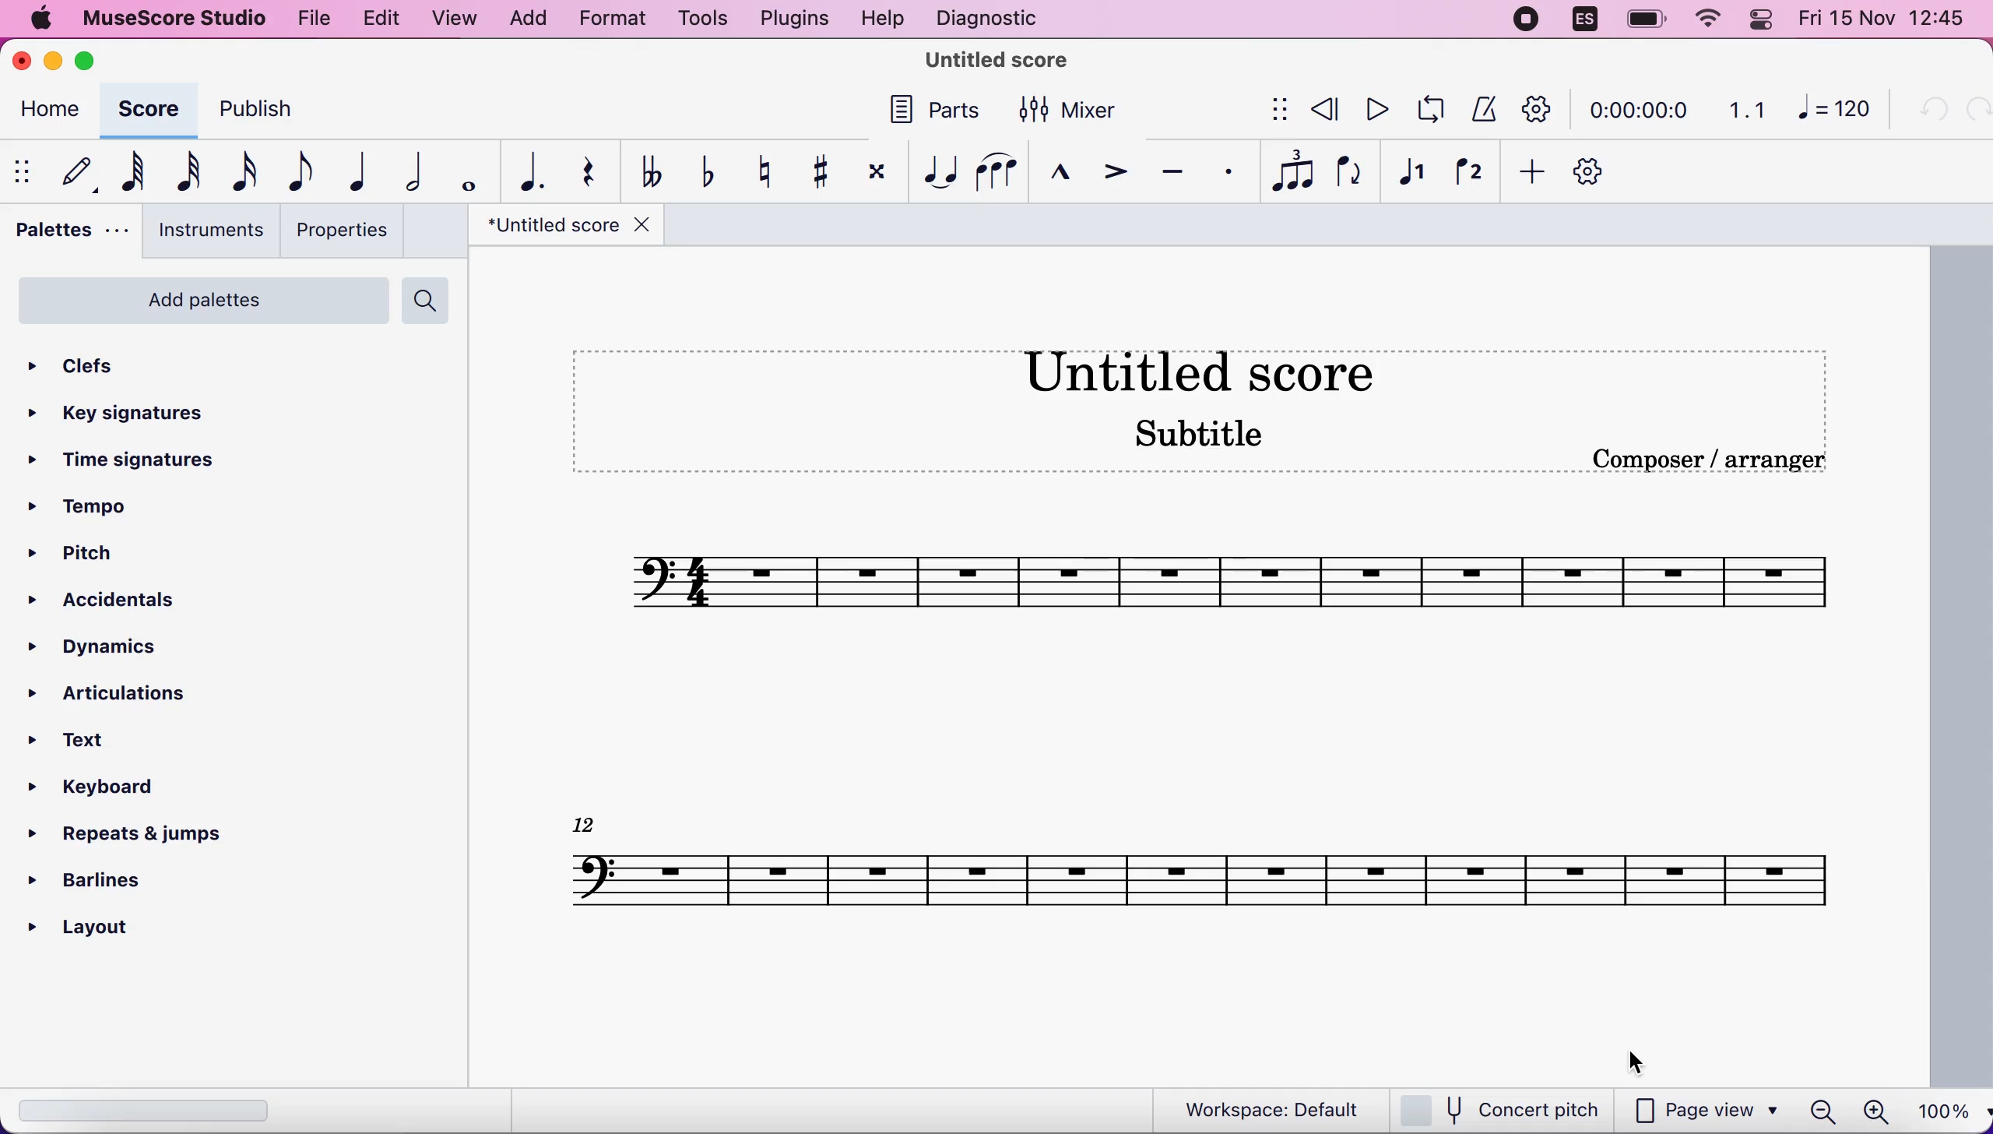 The height and width of the screenshot is (1134, 1993). What do you see at coordinates (315, 20) in the screenshot?
I see `file` at bounding box center [315, 20].